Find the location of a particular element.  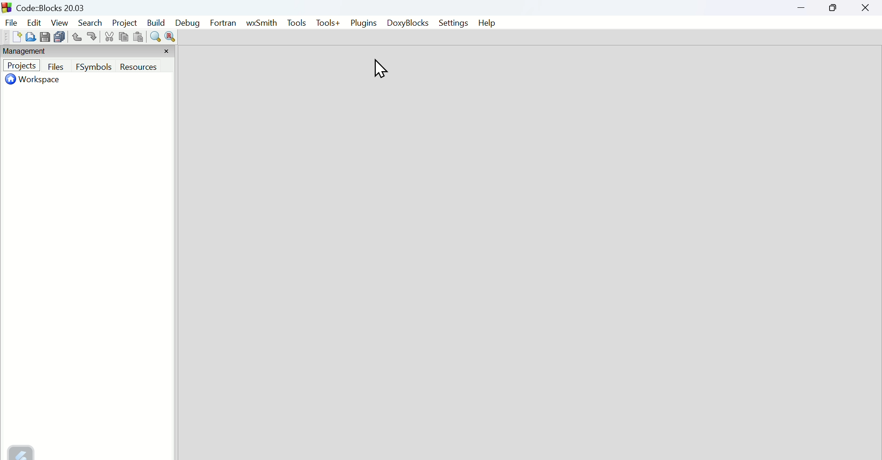

Save multiple file is located at coordinates (60, 36).